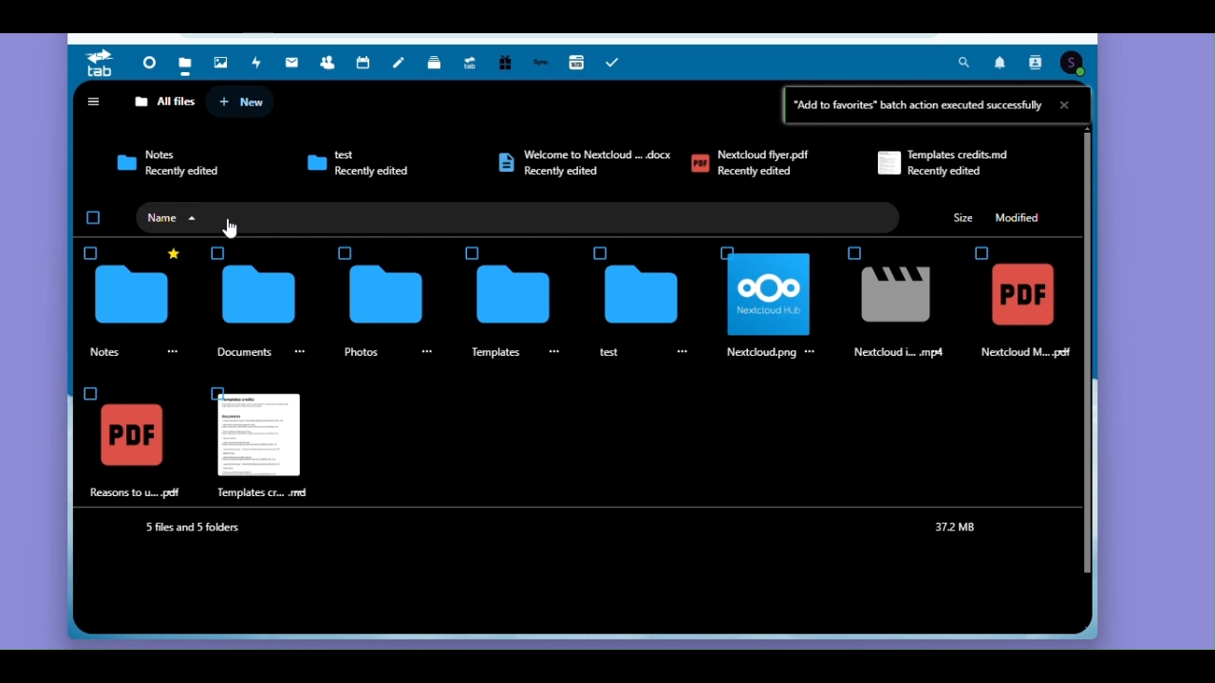 The image size is (1215, 683). What do you see at coordinates (471, 61) in the screenshot?
I see `Upgrade` at bounding box center [471, 61].